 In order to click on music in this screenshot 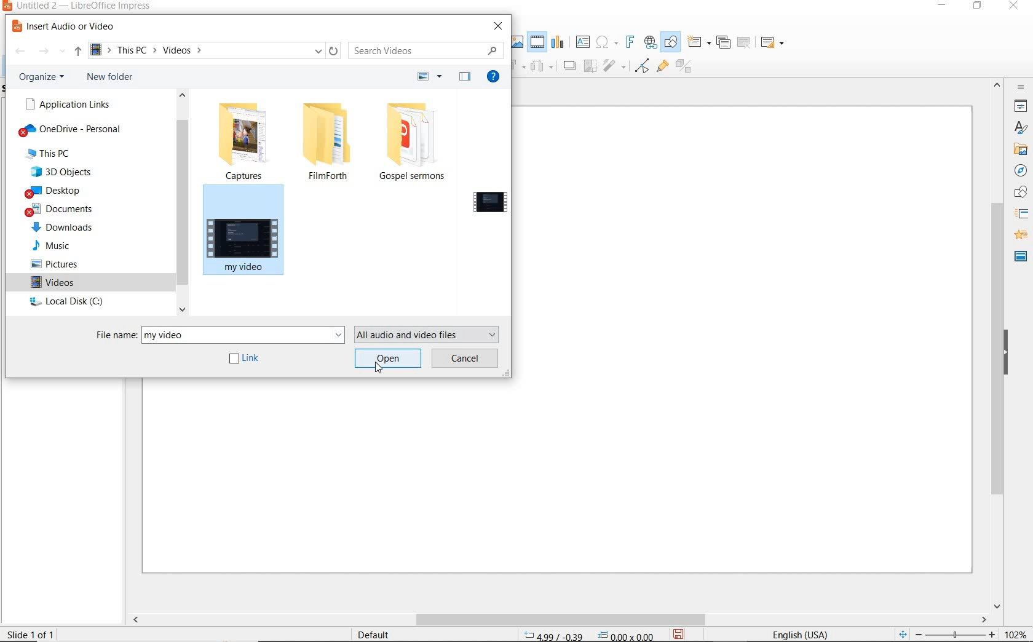, I will do `click(50, 244)`.